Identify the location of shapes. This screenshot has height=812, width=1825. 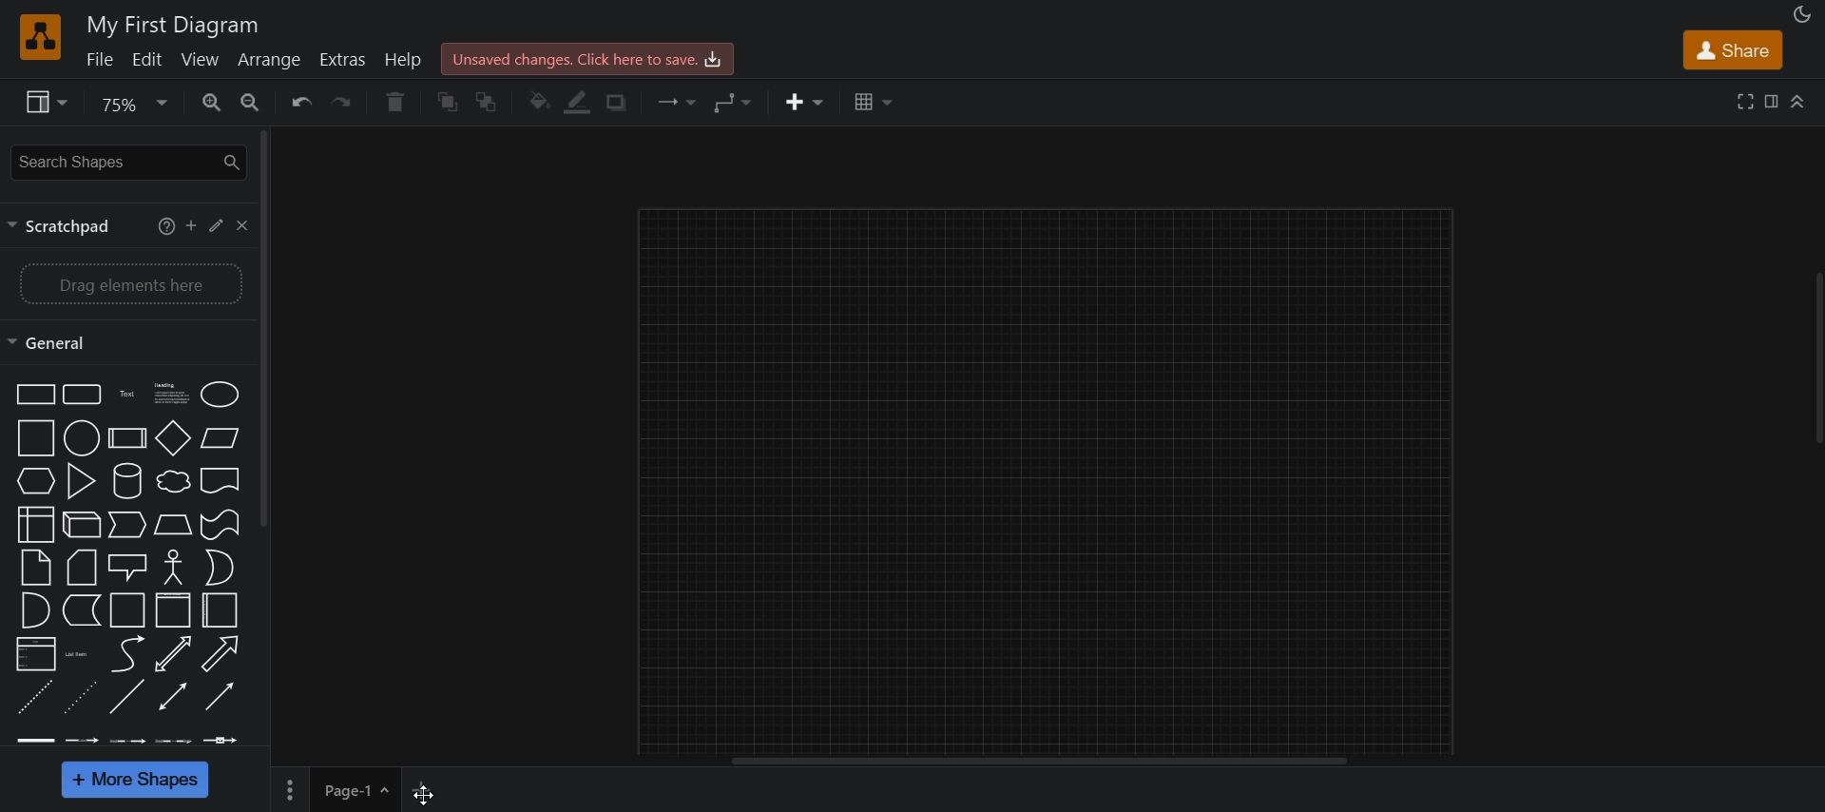
(126, 562).